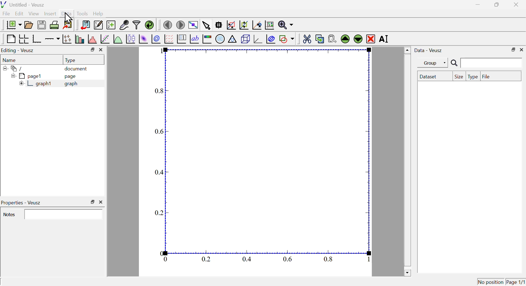  What do you see at coordinates (101, 50) in the screenshot?
I see `close` at bounding box center [101, 50].